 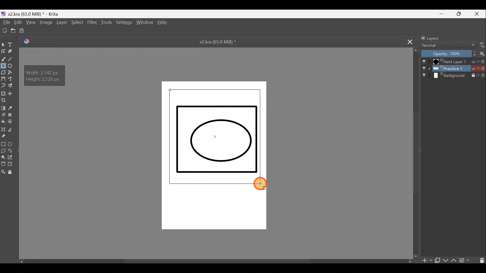 What do you see at coordinates (13, 79) in the screenshot?
I see `Magnetic curve tool` at bounding box center [13, 79].